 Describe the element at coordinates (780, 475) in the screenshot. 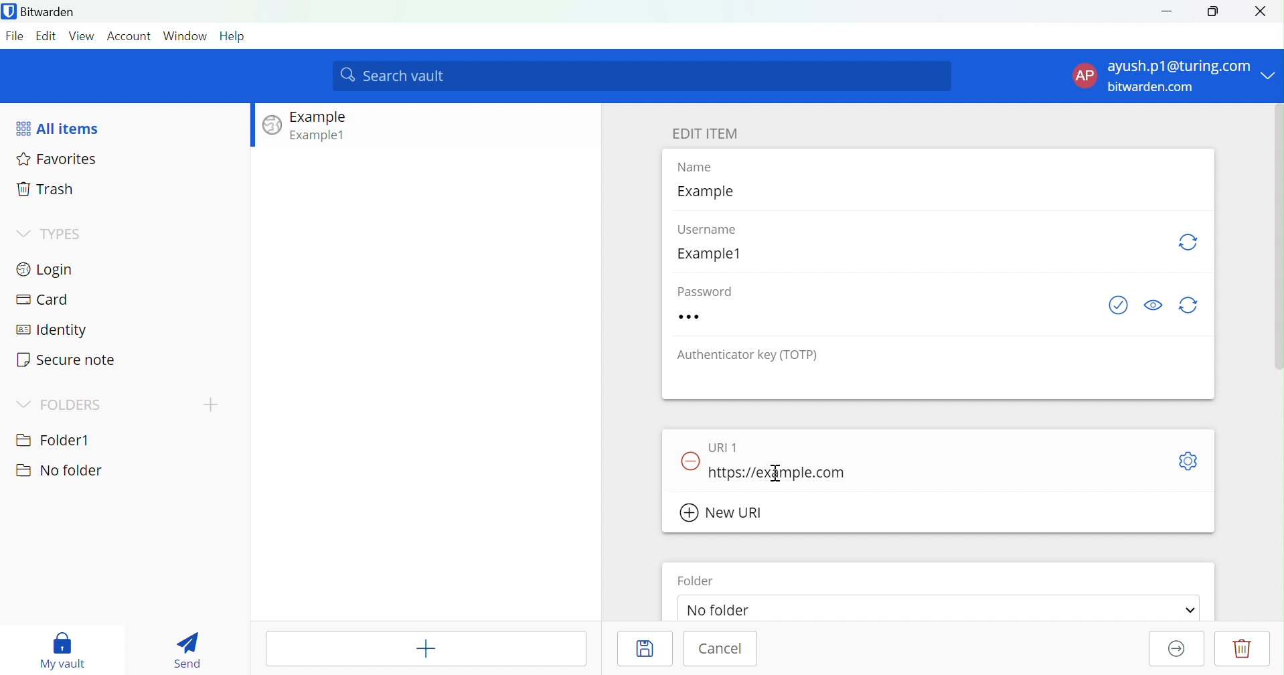

I see `https://example.com` at that location.